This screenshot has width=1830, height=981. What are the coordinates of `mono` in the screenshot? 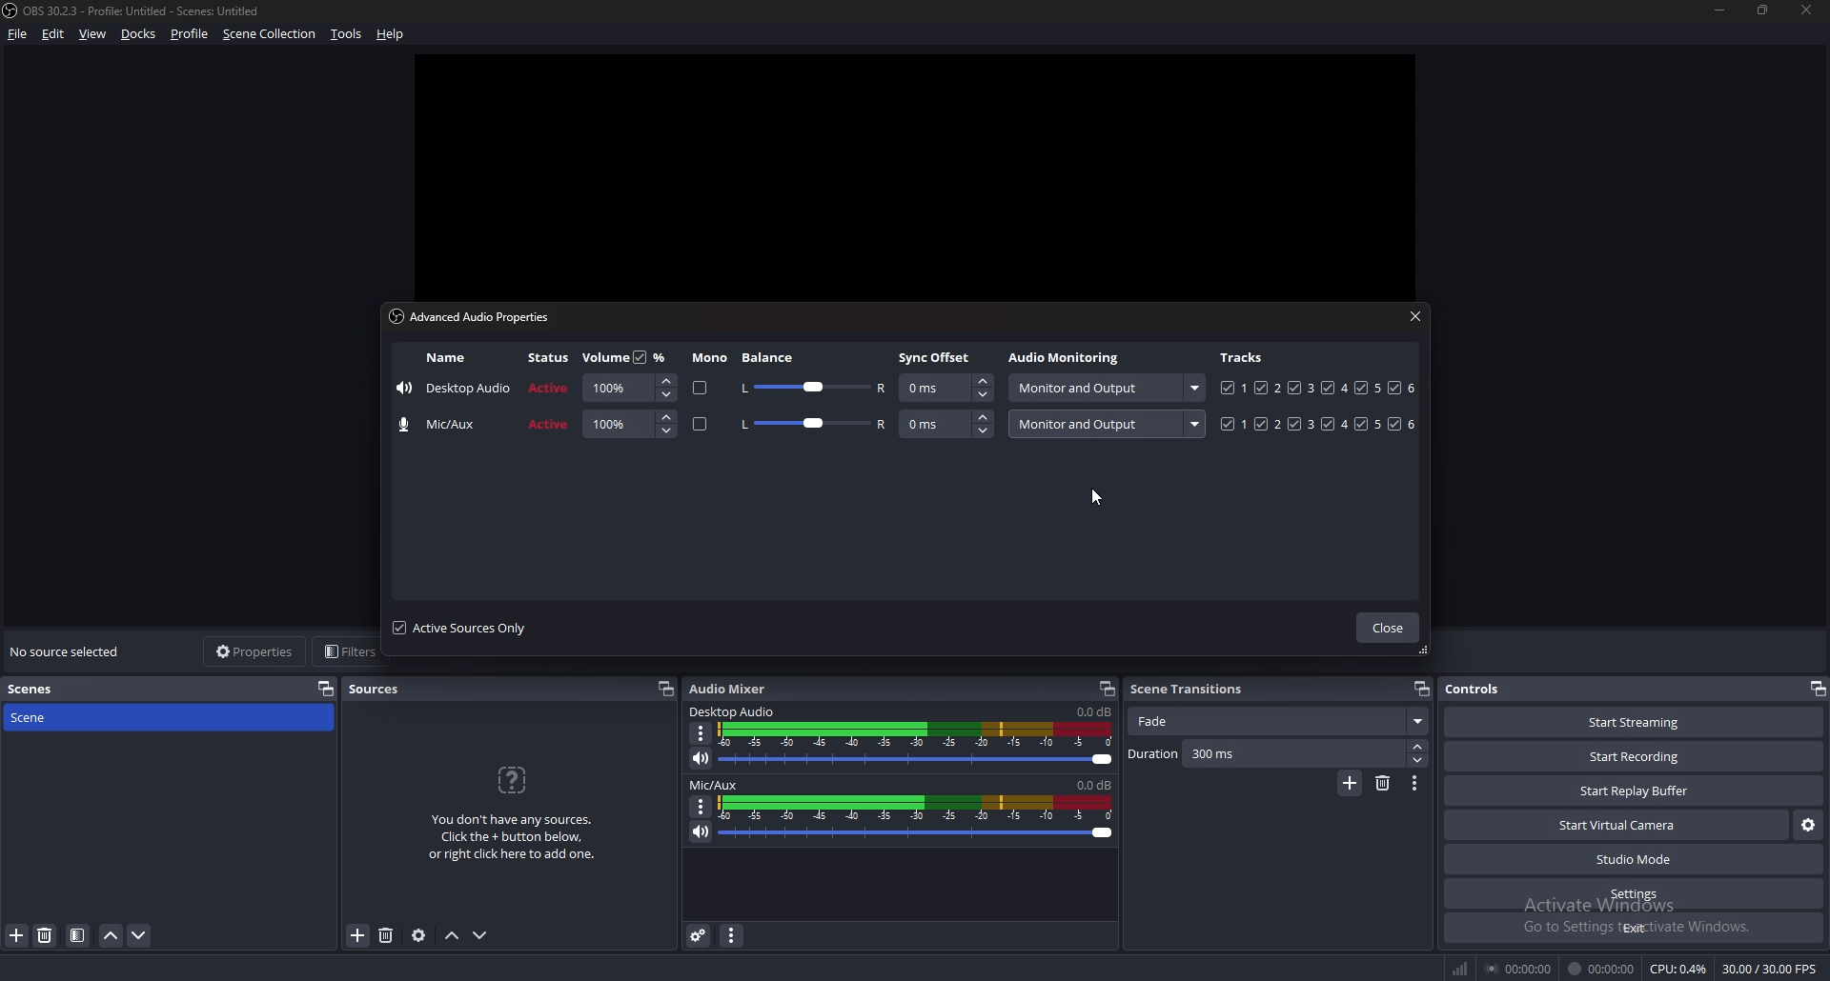 It's located at (709, 358).